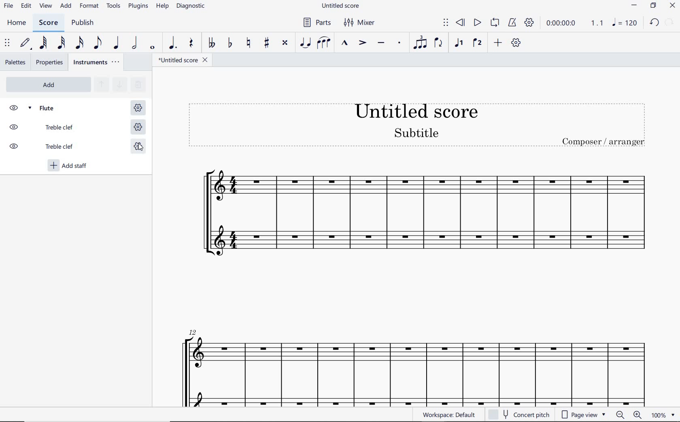 The image size is (680, 422). What do you see at coordinates (286, 43) in the screenshot?
I see `TOGGLE DOUBLE-SHARP` at bounding box center [286, 43].